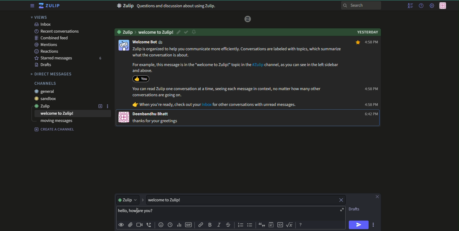 This screenshot has width=459, height=231. I want to click on message formatting, so click(301, 224).